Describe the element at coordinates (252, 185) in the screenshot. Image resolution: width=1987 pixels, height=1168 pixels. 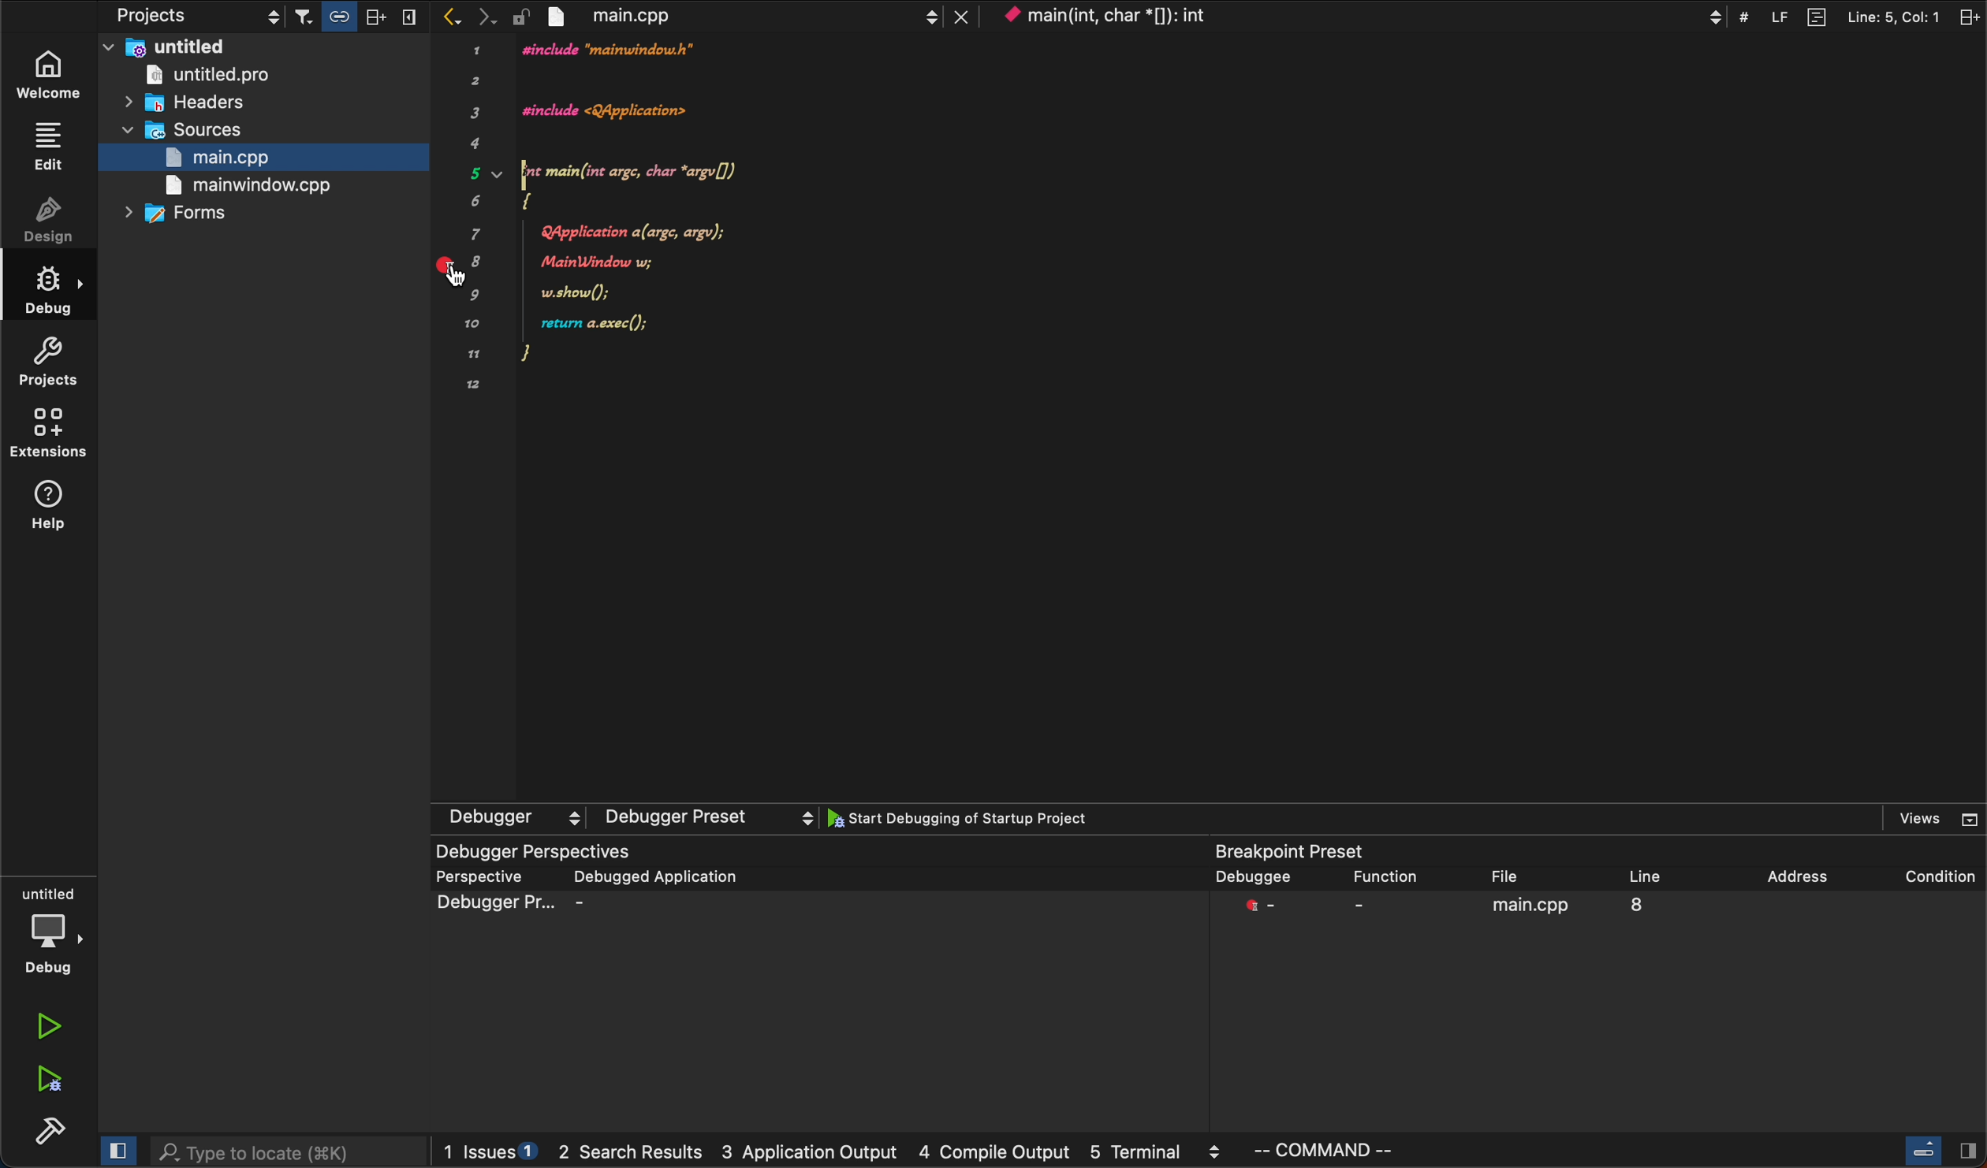
I see `main window.cpp` at that location.